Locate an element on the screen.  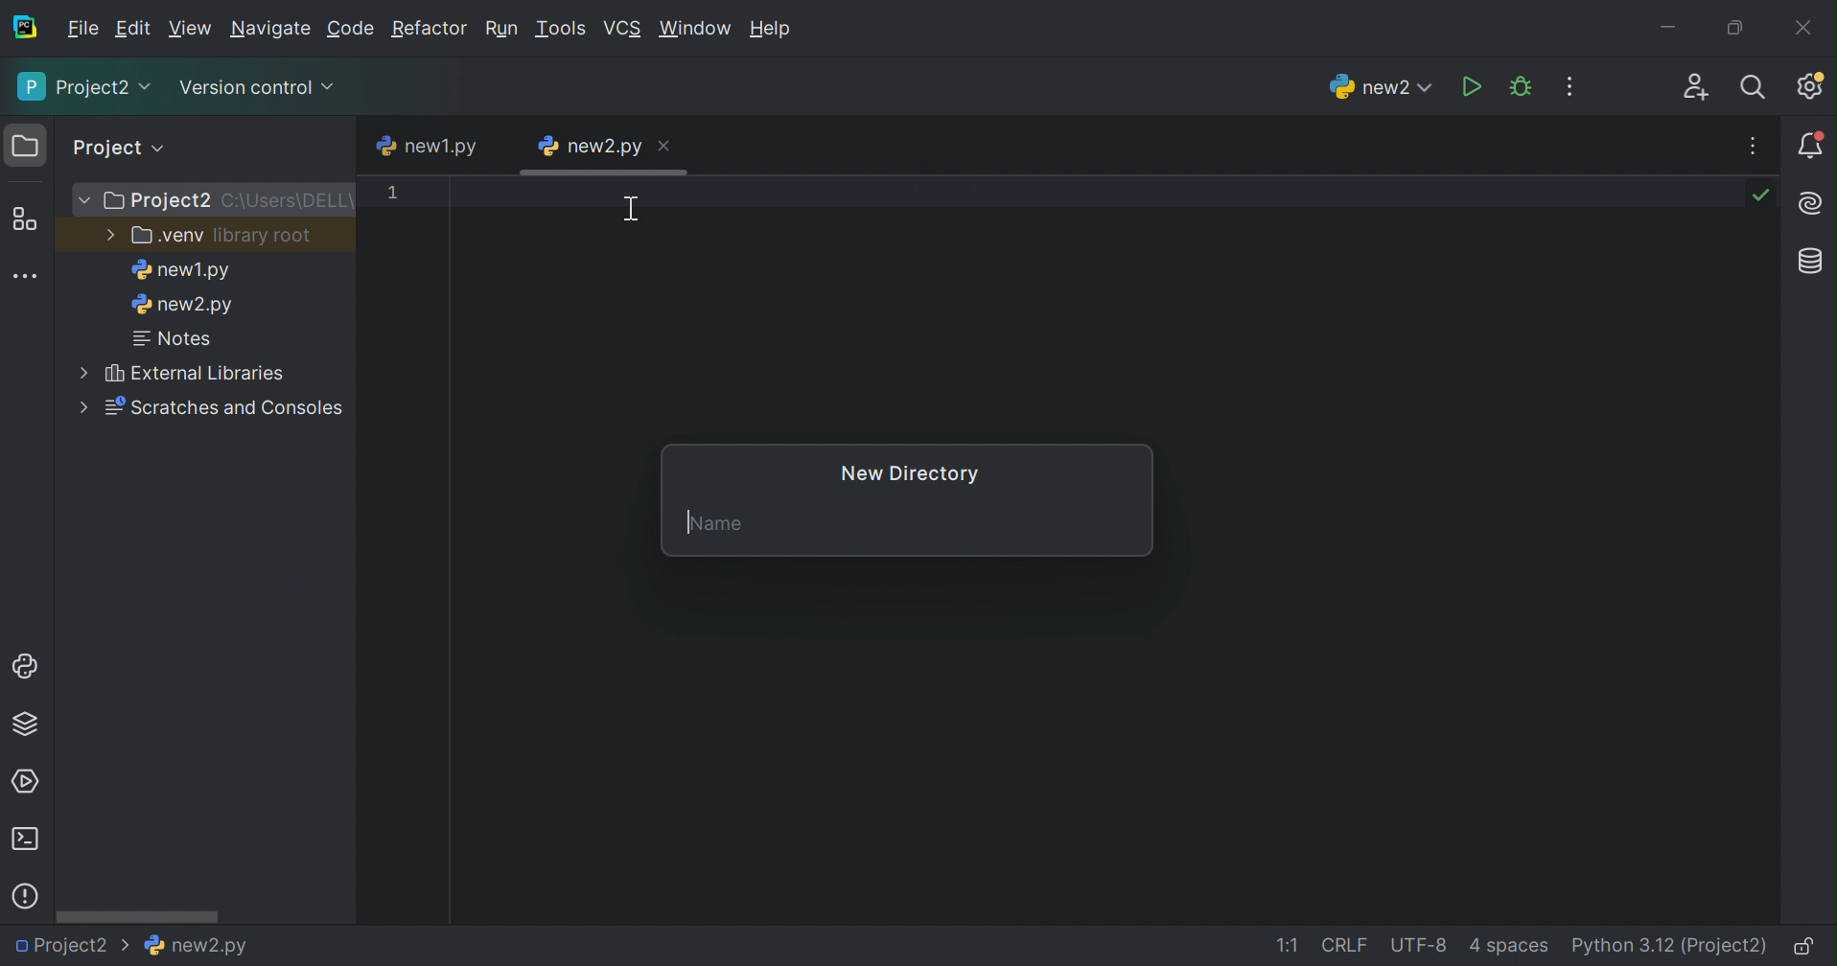
Python Console is located at coordinates (24, 665).